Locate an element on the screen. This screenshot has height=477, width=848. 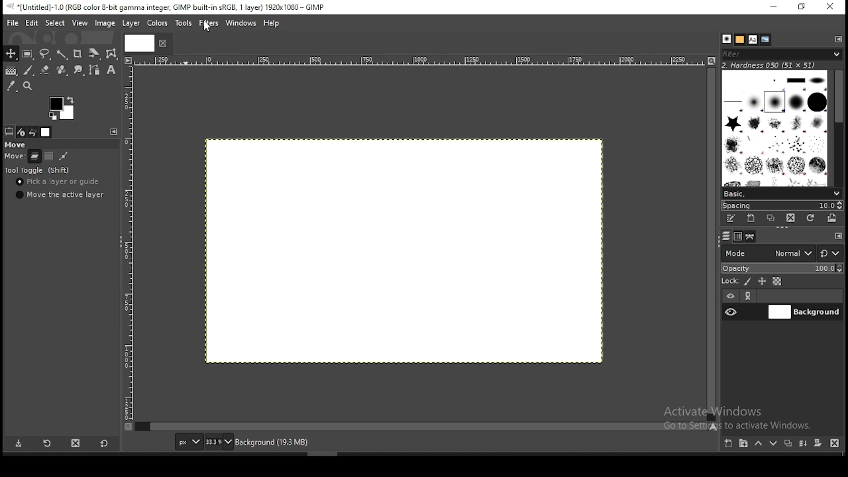
undo history is located at coordinates (33, 132).